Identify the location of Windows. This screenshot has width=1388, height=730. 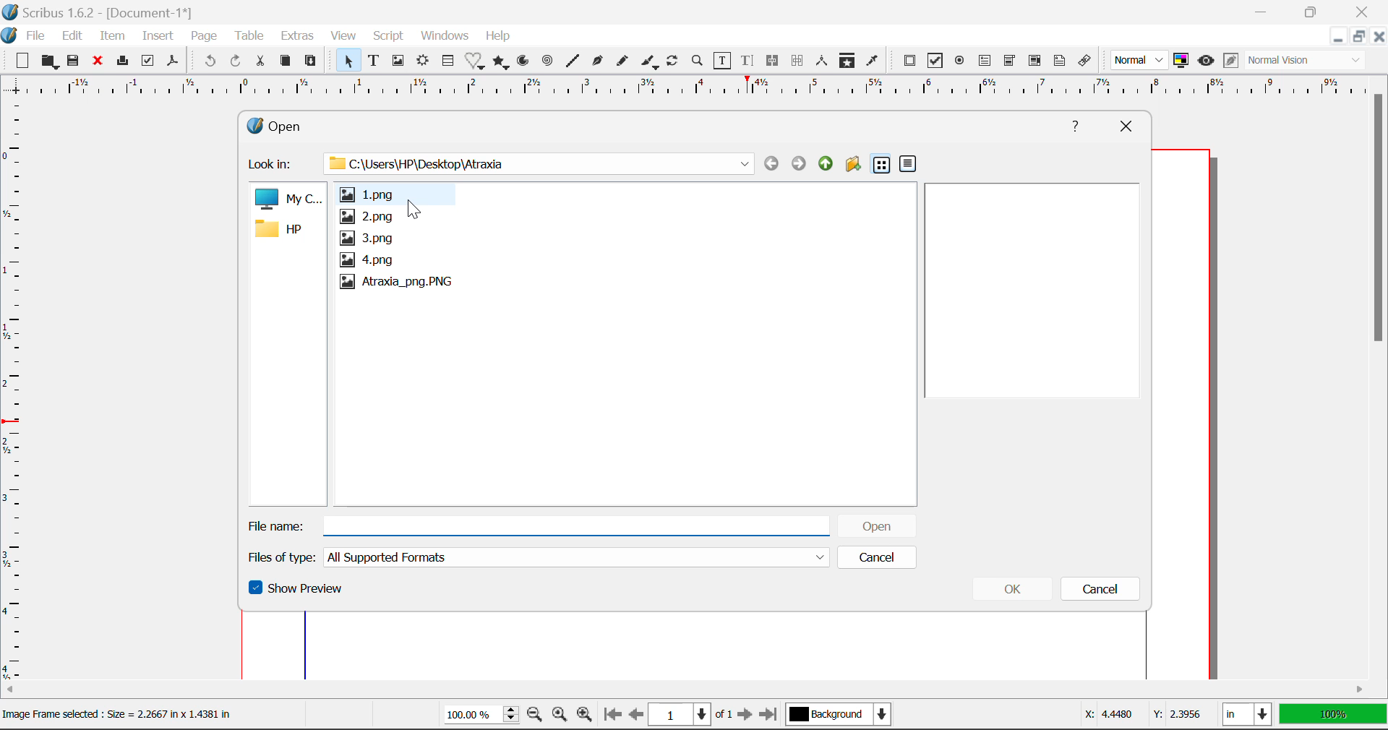
(445, 36).